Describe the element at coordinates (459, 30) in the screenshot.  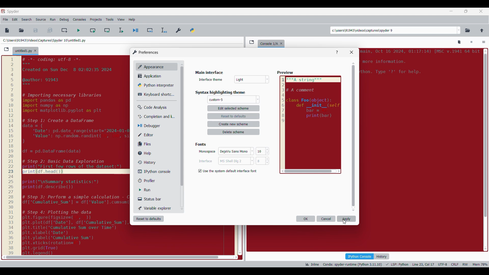
I see `Location options` at that location.